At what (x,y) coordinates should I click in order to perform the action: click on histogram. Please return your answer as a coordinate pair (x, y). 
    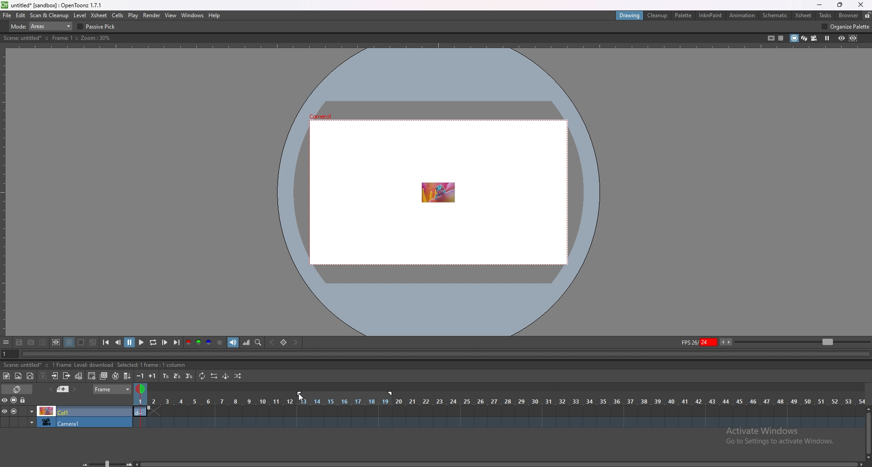
    Looking at the image, I should click on (247, 342).